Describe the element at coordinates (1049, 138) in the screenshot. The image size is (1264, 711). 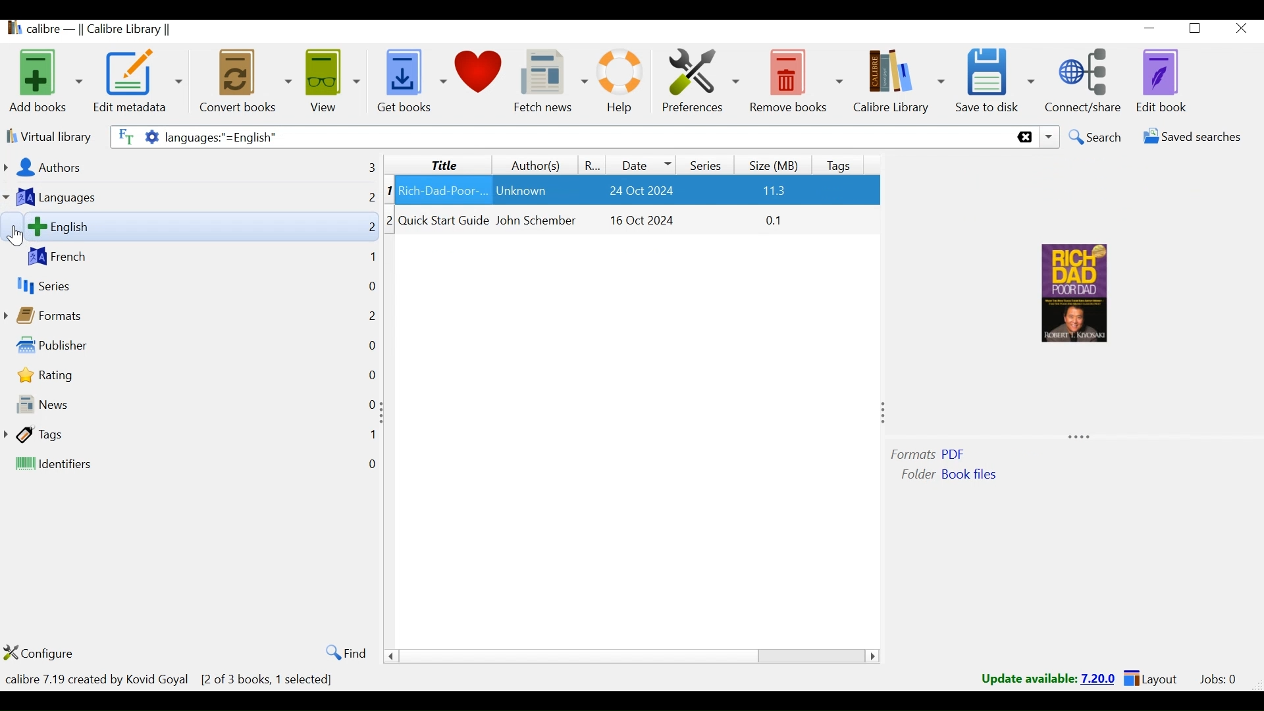
I see `Previous search` at that location.